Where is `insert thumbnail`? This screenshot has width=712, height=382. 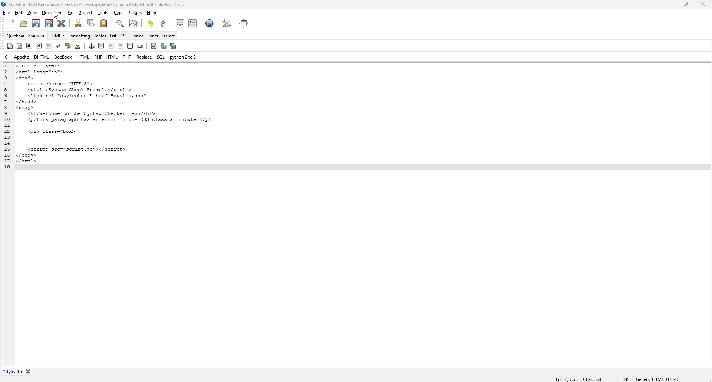 insert thumbnail is located at coordinates (163, 46).